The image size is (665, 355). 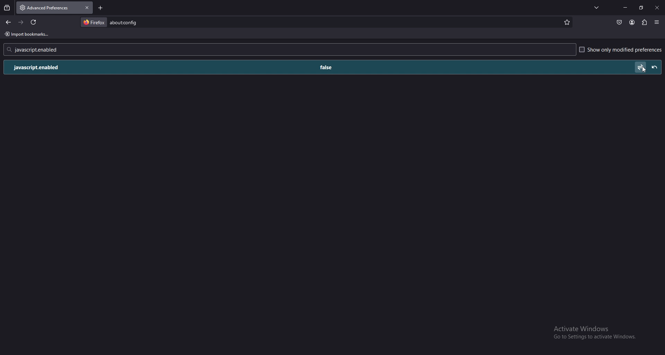 I want to click on application menu, so click(x=657, y=22).